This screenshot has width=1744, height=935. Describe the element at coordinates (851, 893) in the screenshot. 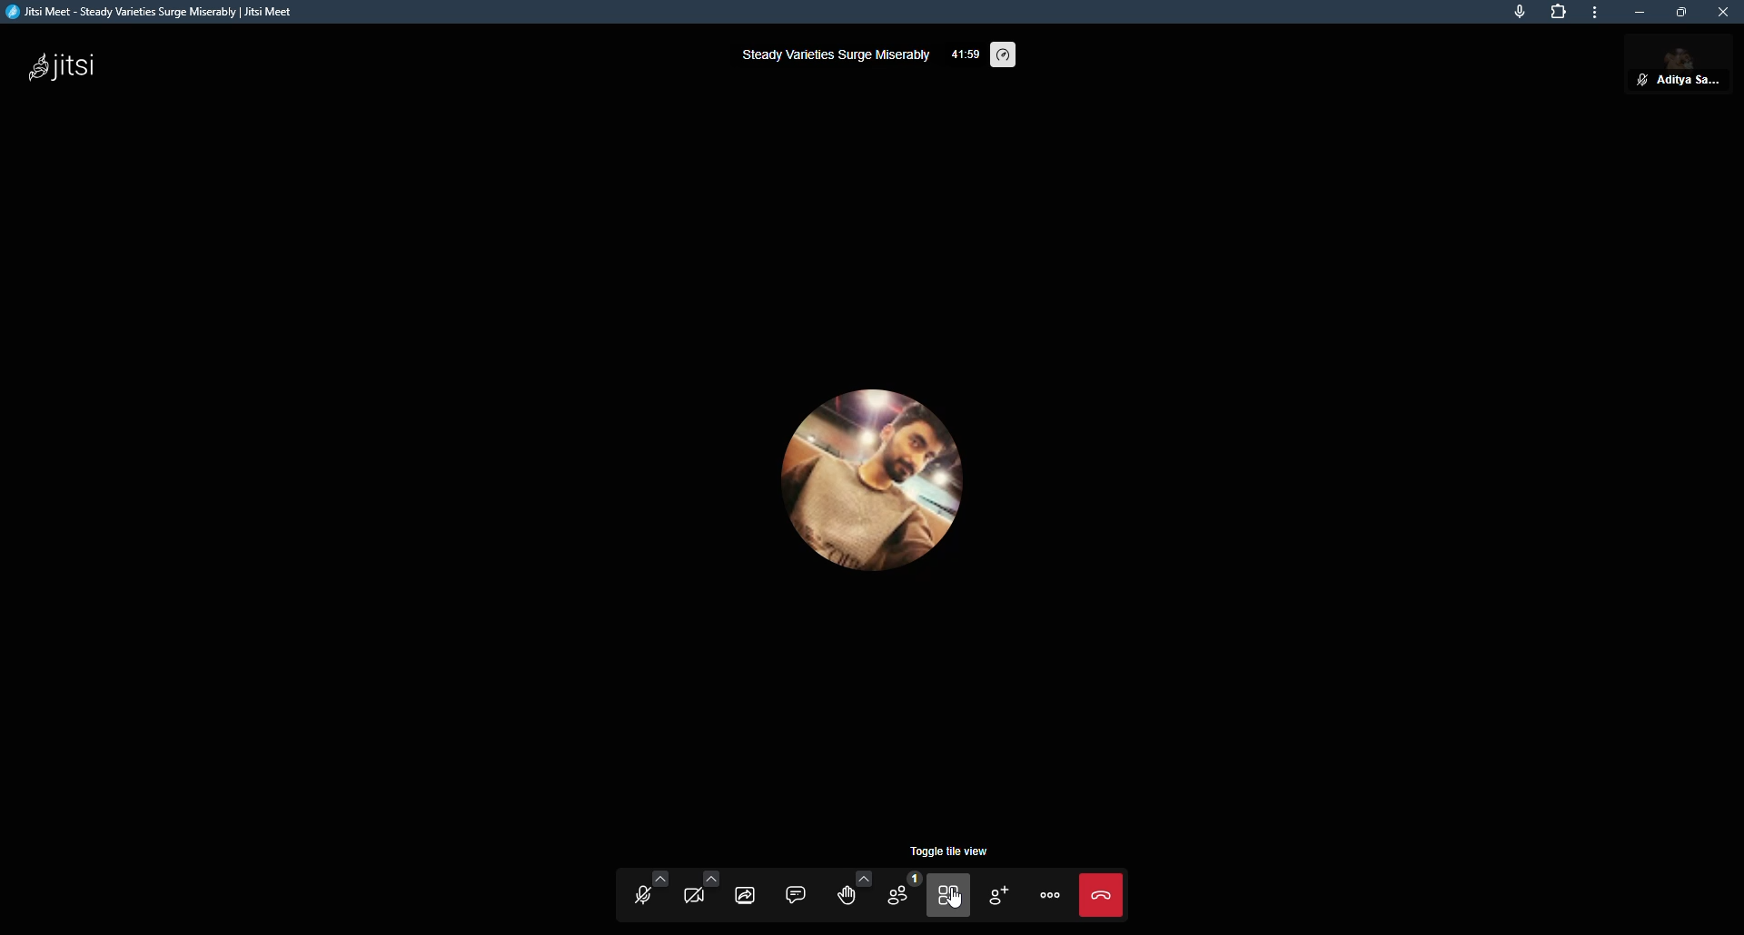

I see `raise hand` at that location.